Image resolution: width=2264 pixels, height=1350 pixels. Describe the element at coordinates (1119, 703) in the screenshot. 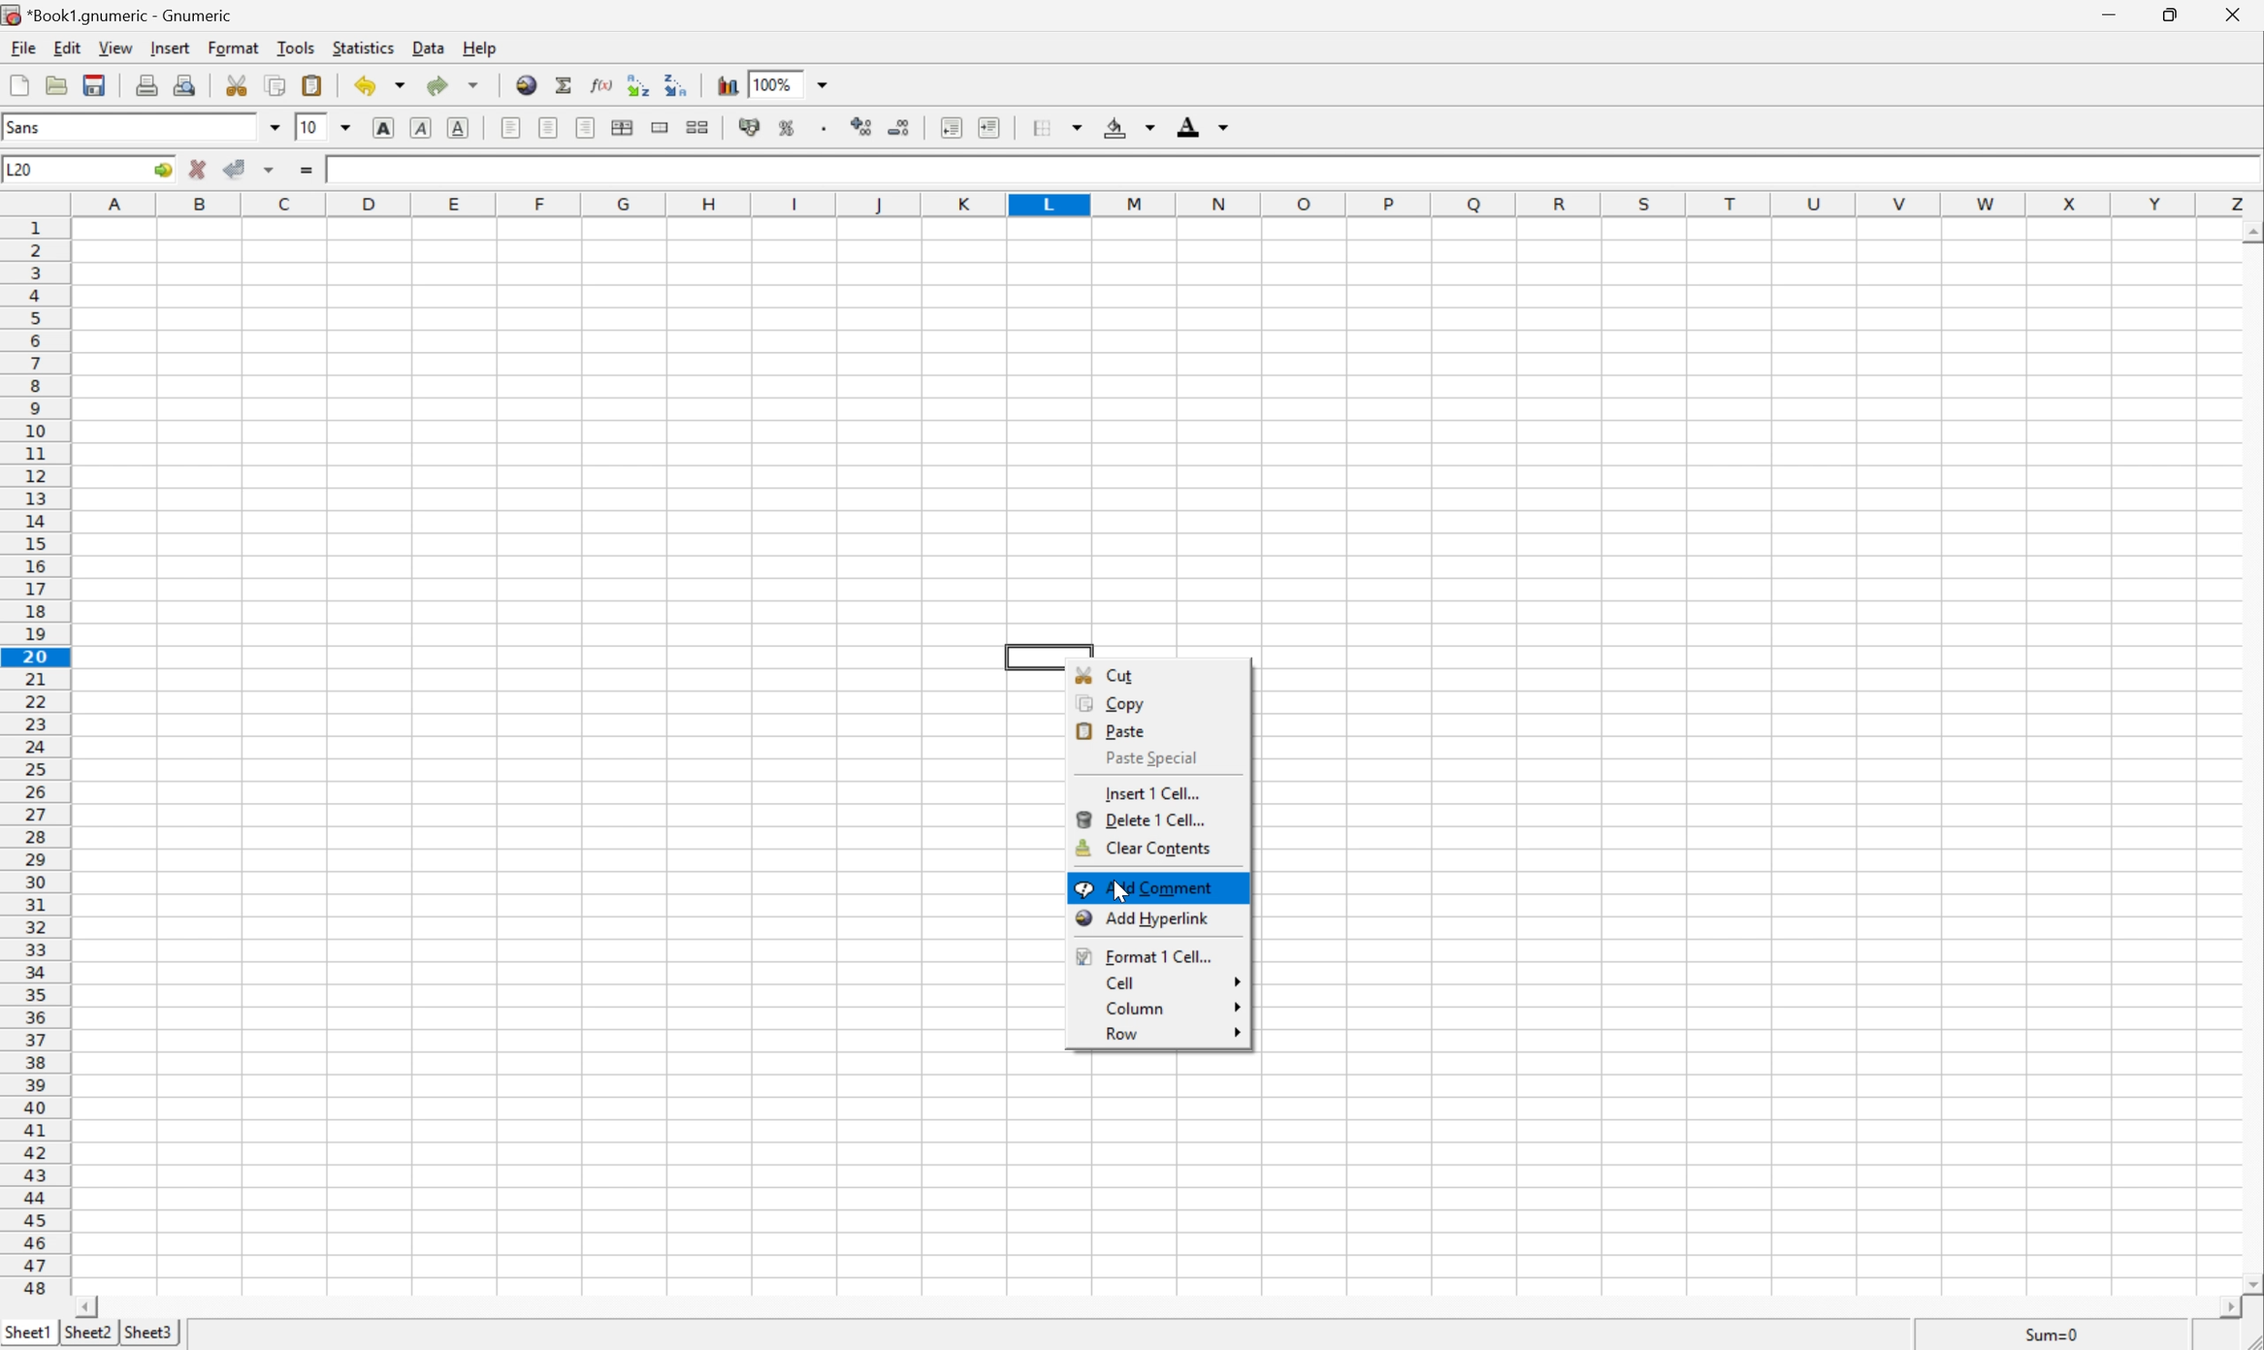

I see `Copy` at that location.